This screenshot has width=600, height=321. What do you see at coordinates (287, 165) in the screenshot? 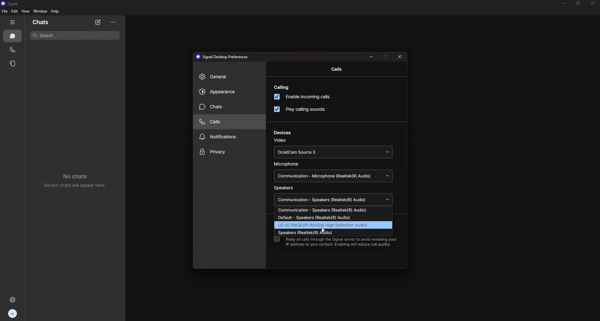
I see `microphone` at bounding box center [287, 165].